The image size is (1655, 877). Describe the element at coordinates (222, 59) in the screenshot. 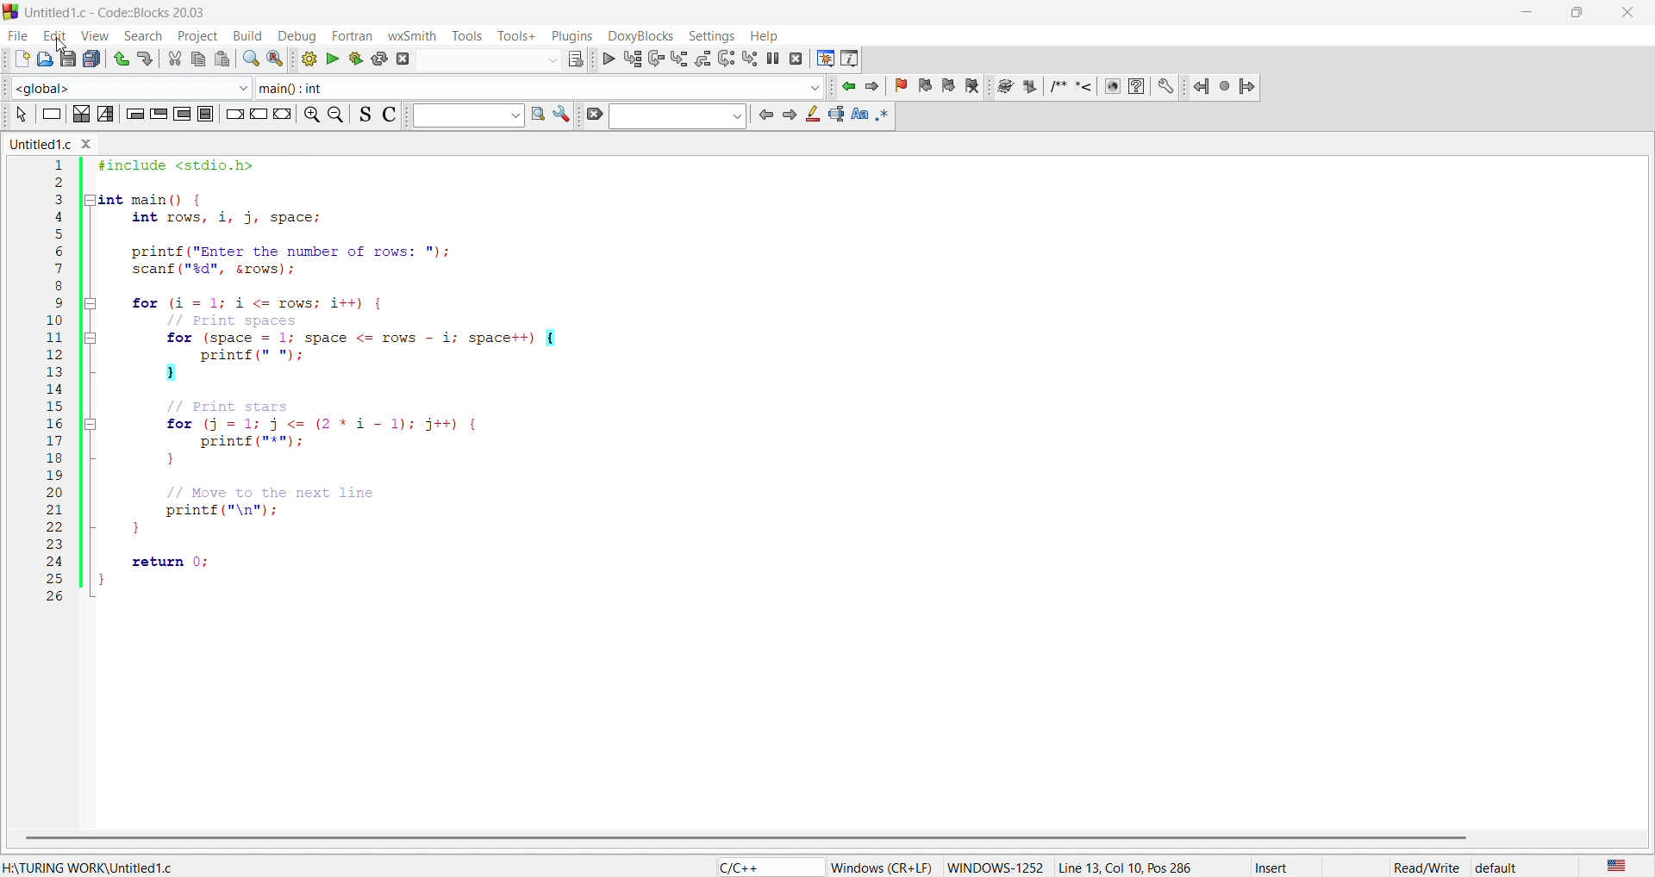

I see `paste` at that location.